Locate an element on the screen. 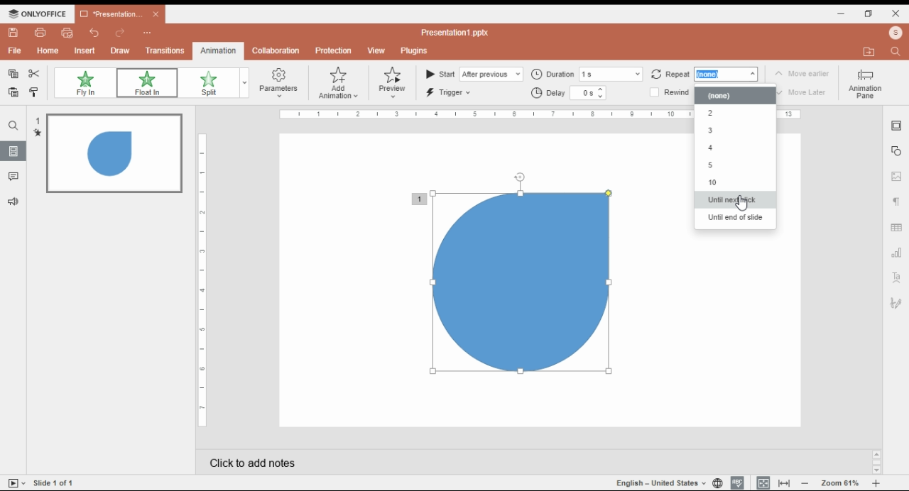  home is located at coordinates (48, 50).